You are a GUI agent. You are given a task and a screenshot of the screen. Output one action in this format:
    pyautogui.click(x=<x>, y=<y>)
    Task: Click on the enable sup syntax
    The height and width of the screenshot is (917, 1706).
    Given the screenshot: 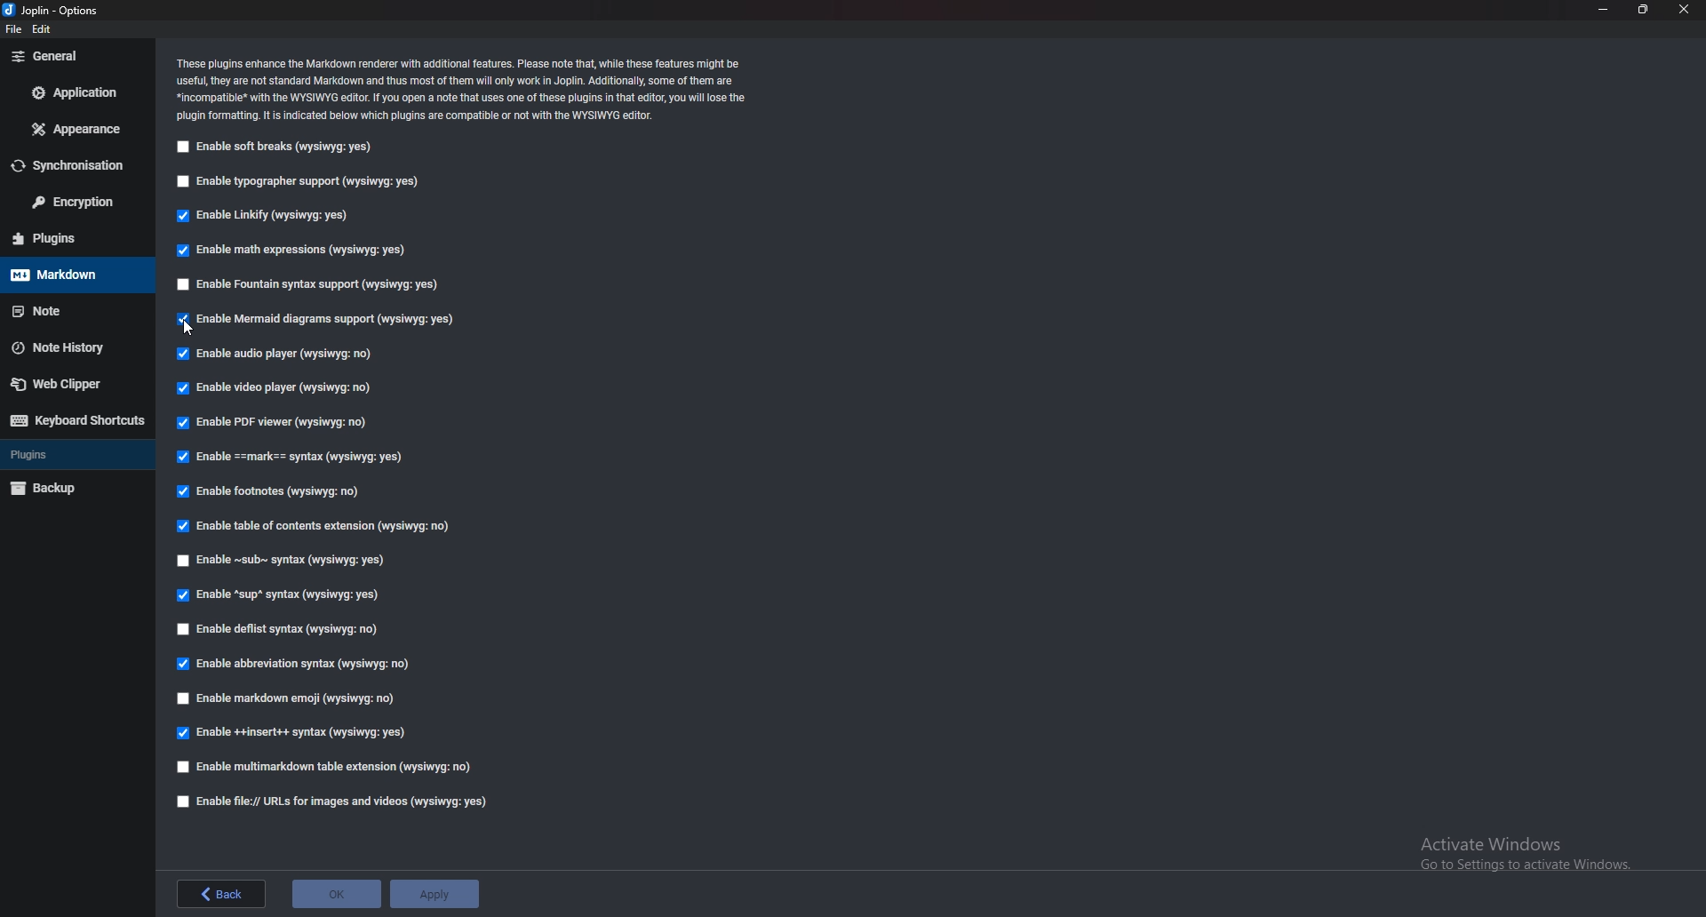 What is the action you would take?
    pyautogui.click(x=278, y=594)
    